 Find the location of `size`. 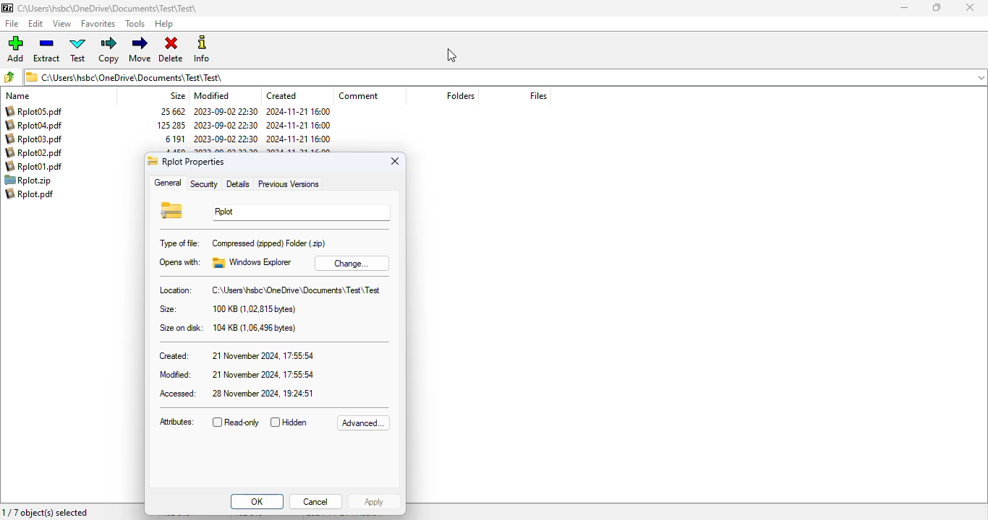

size is located at coordinates (171, 126).